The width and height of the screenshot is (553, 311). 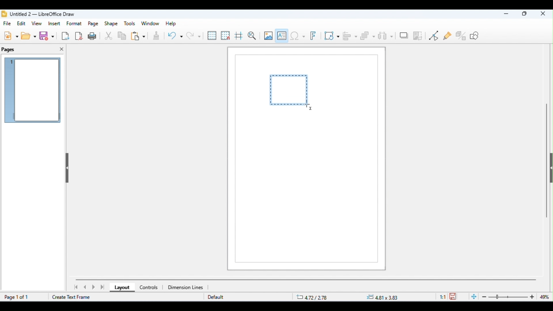 What do you see at coordinates (404, 35) in the screenshot?
I see `shadow` at bounding box center [404, 35].